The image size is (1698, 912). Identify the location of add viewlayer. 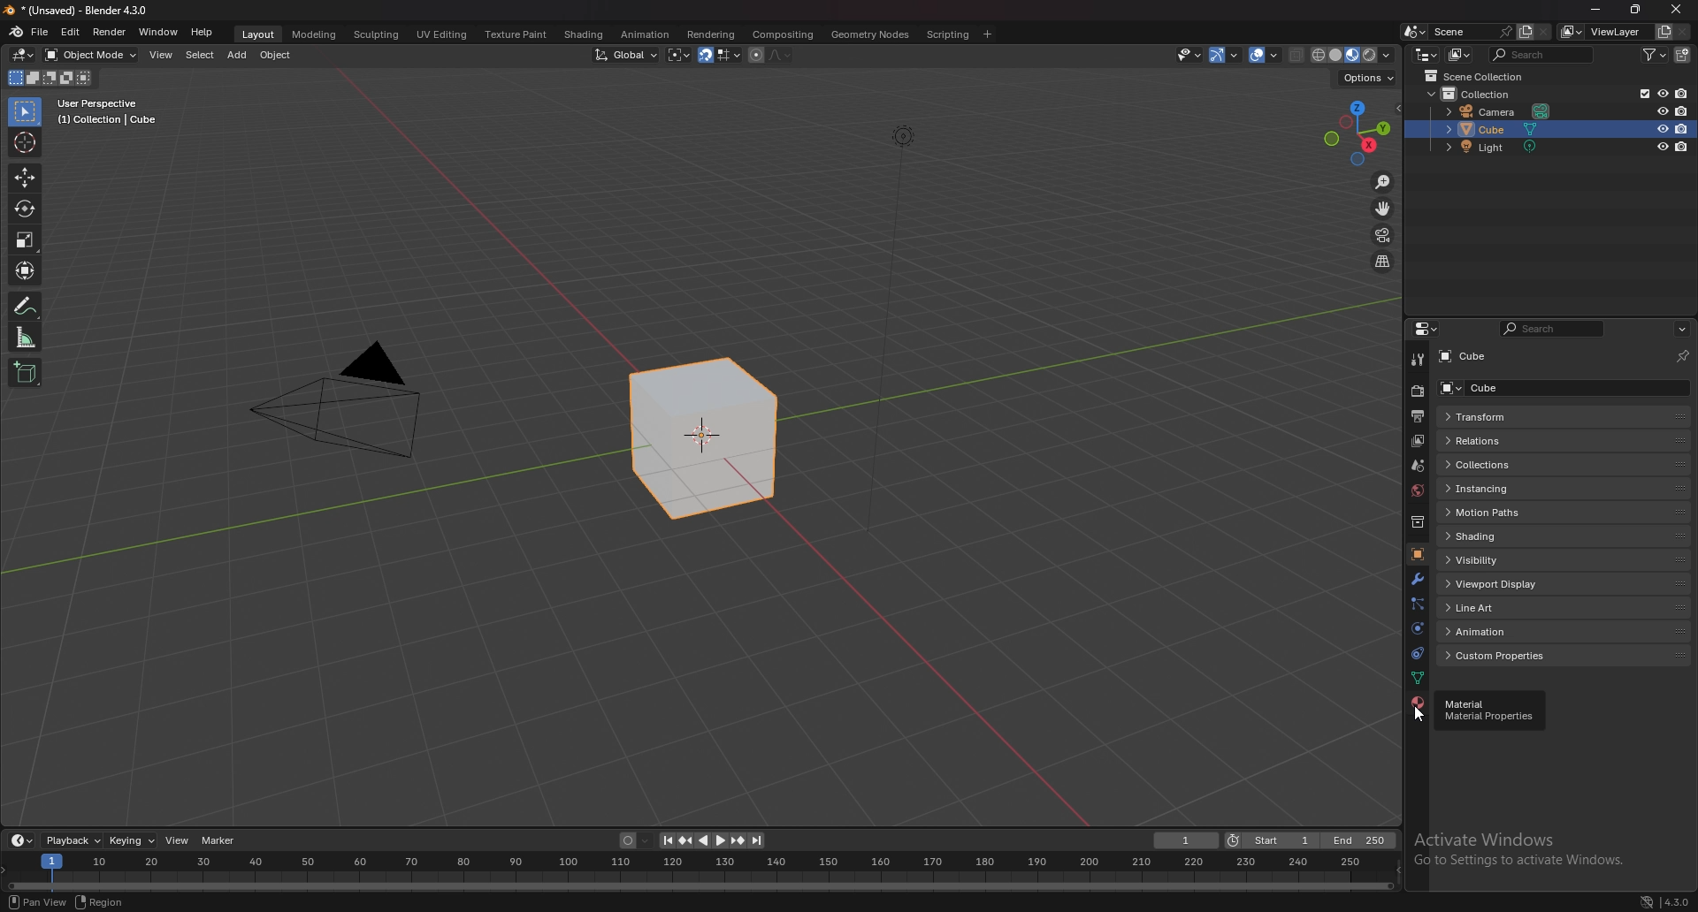
(1664, 31).